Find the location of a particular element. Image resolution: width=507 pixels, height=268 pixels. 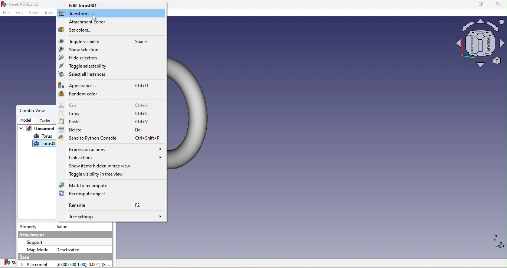

Tools is located at coordinates (50, 14).